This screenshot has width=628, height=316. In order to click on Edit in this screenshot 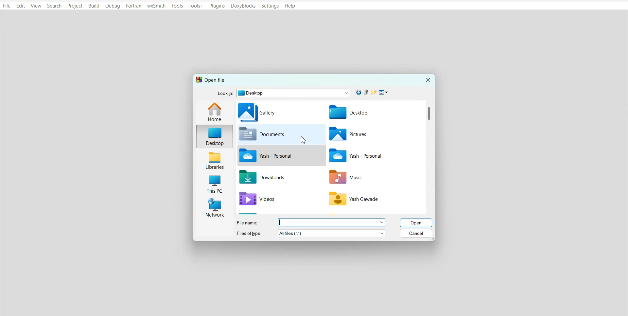, I will do `click(21, 6)`.